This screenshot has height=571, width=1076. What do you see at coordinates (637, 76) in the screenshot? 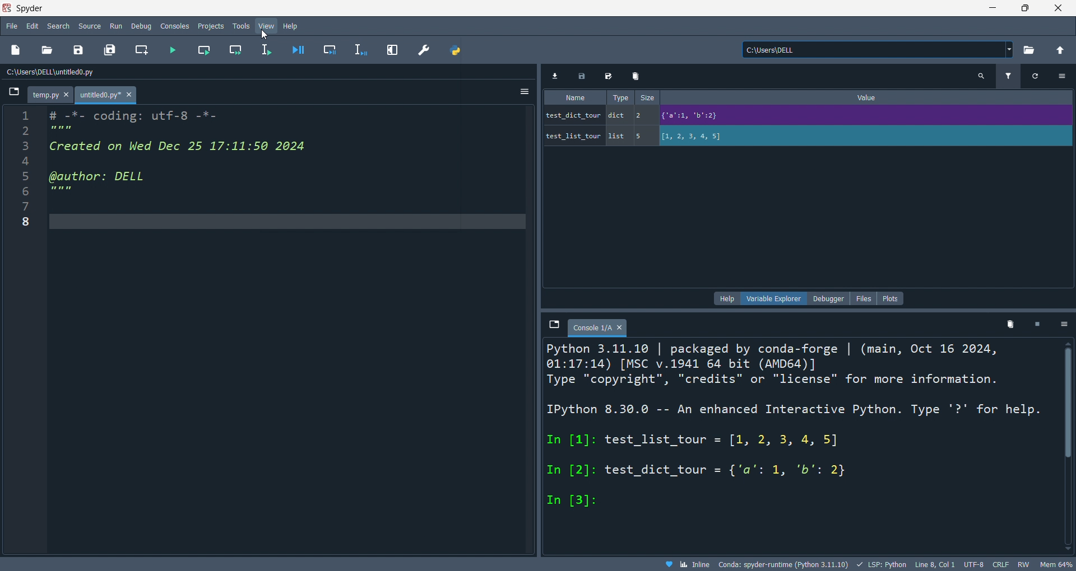
I see `delete` at bounding box center [637, 76].